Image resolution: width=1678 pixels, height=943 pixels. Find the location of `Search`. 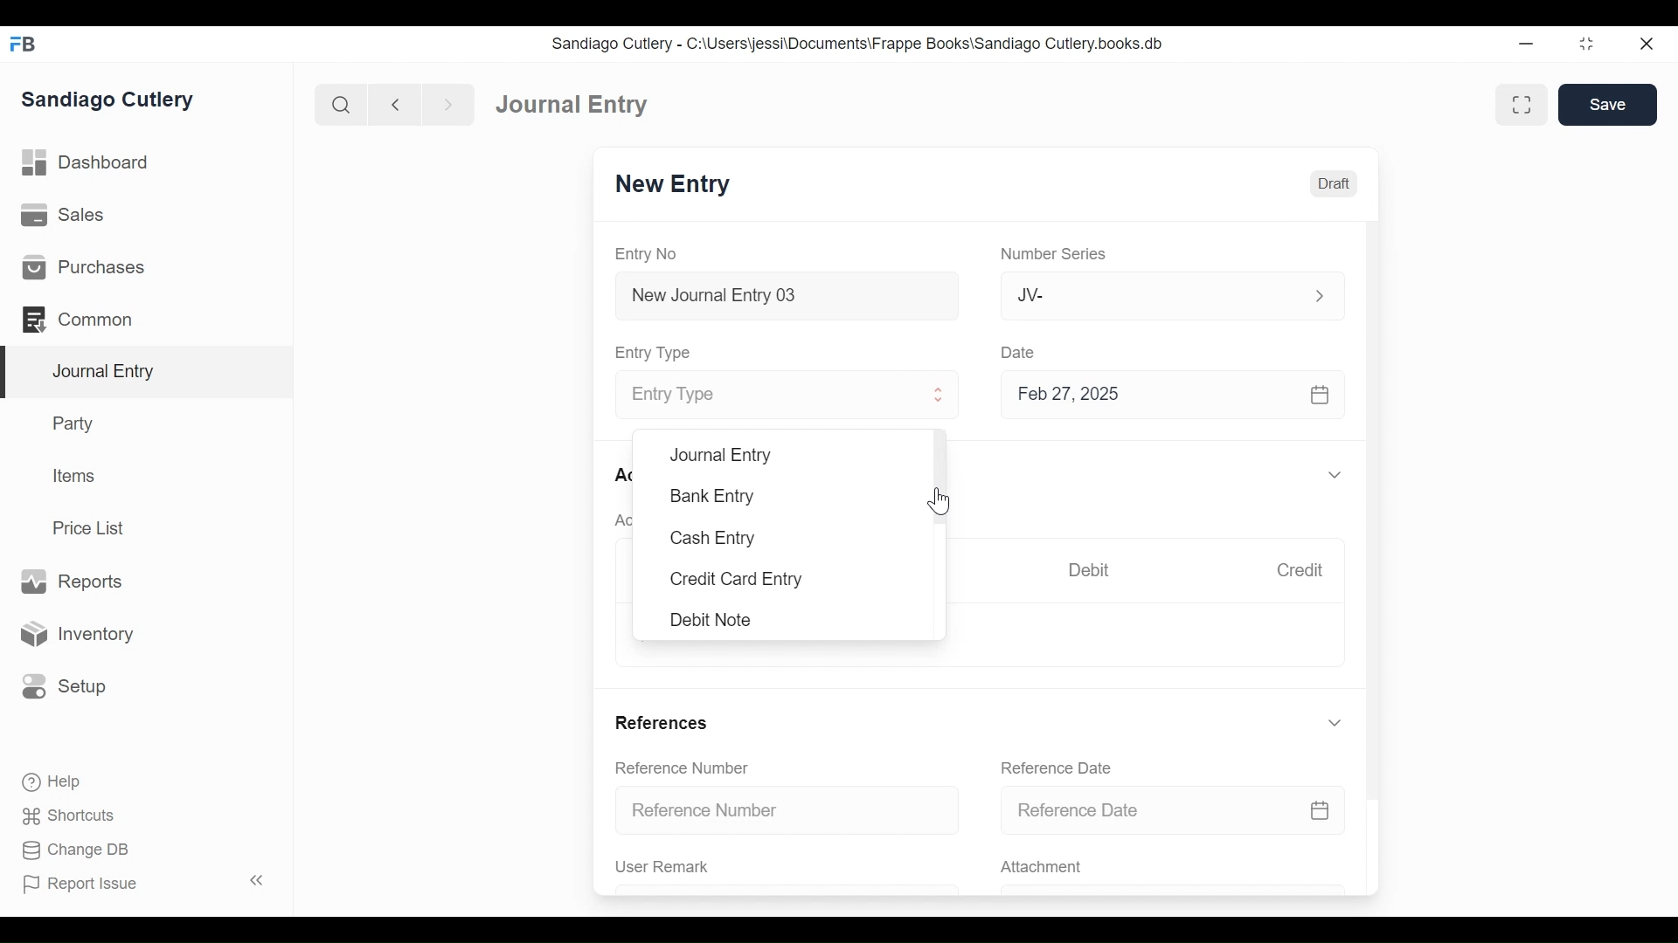

Search is located at coordinates (339, 104).